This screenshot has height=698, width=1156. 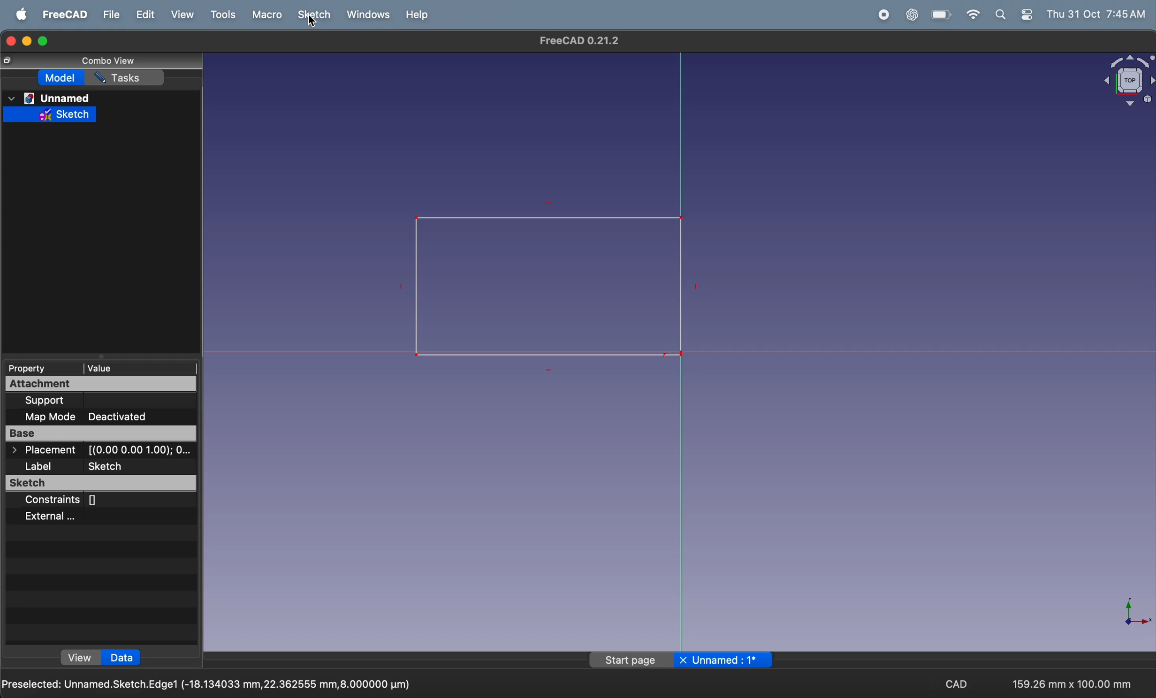 What do you see at coordinates (971, 15) in the screenshot?
I see `wifi` at bounding box center [971, 15].